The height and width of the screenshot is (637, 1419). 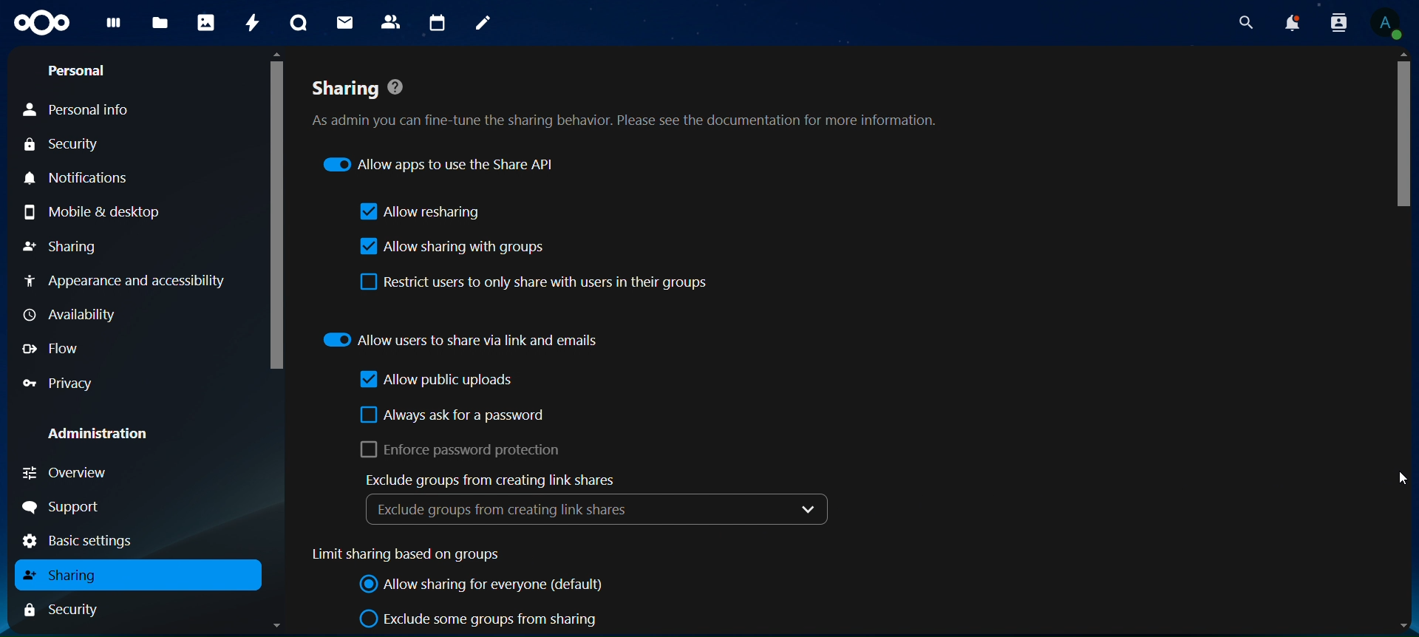 I want to click on privacy, so click(x=63, y=381).